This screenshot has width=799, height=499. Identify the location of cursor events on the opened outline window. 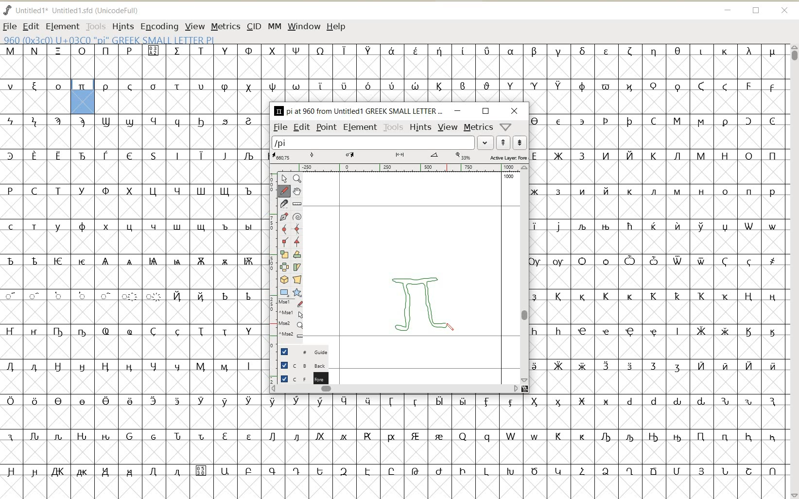
(287, 319).